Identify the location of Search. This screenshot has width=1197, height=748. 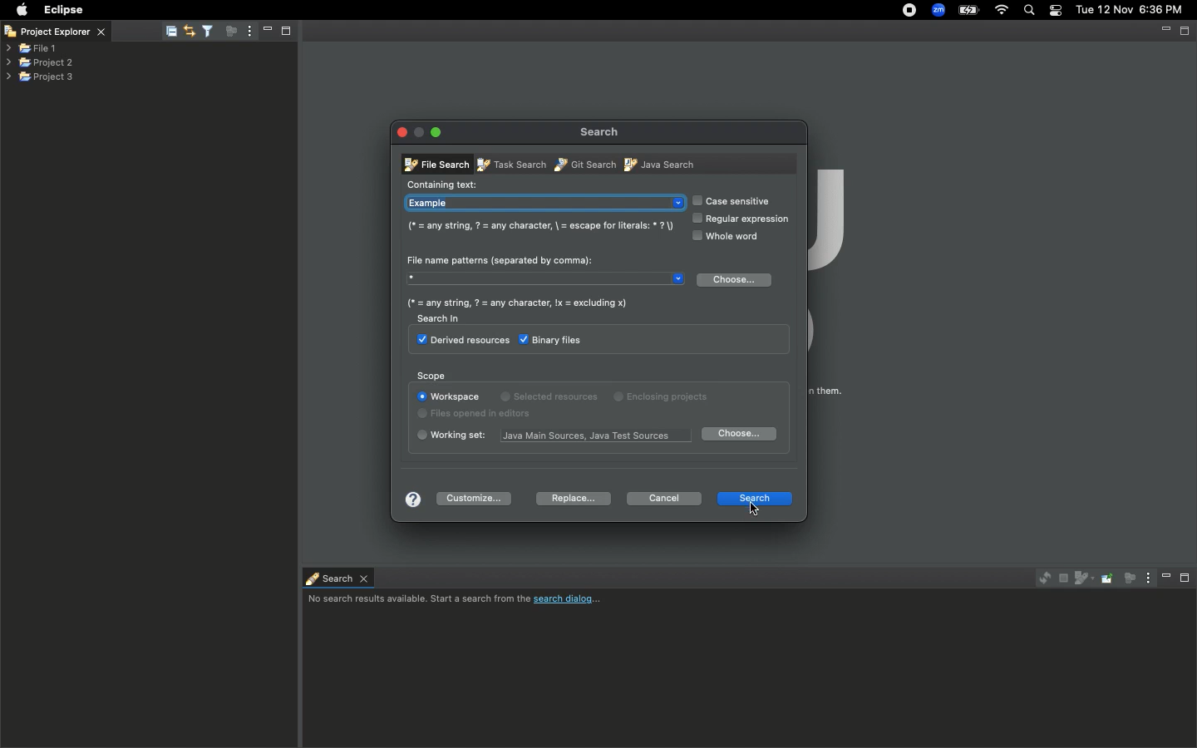
(754, 497).